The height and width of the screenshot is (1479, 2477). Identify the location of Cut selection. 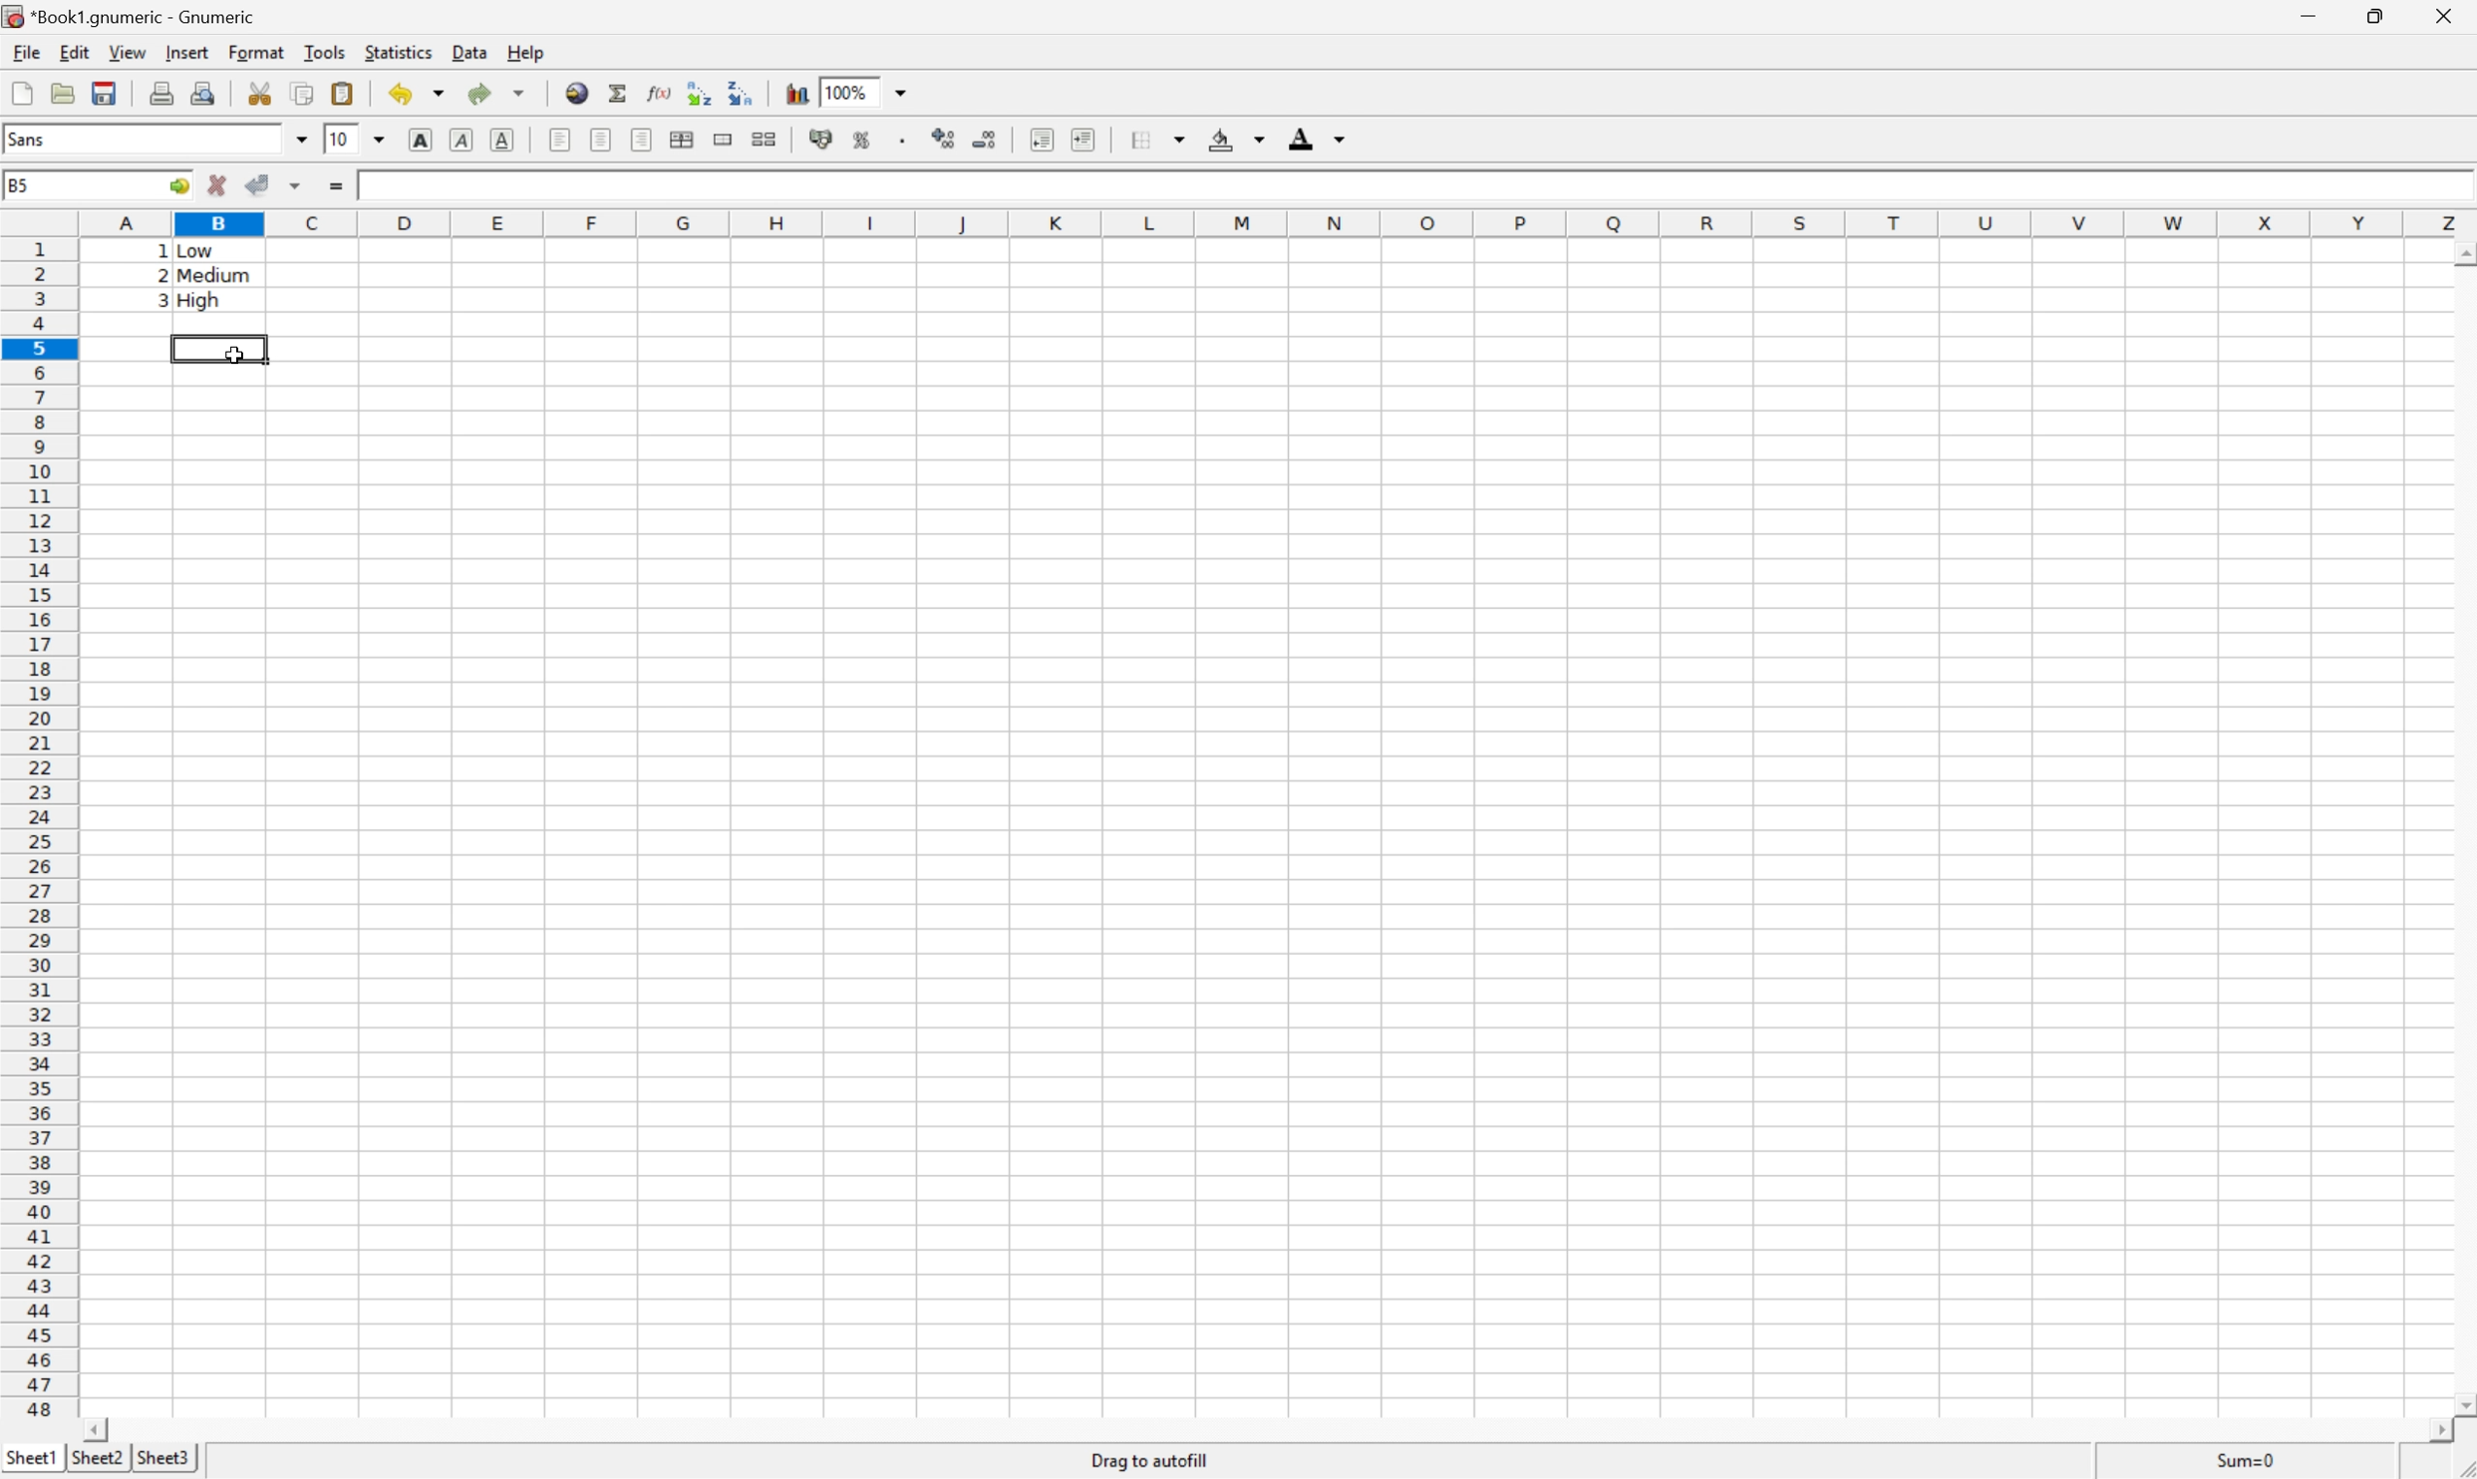
(260, 93).